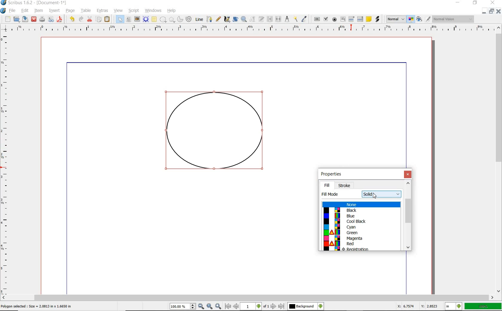  I want to click on SHAPE, so click(163, 20).